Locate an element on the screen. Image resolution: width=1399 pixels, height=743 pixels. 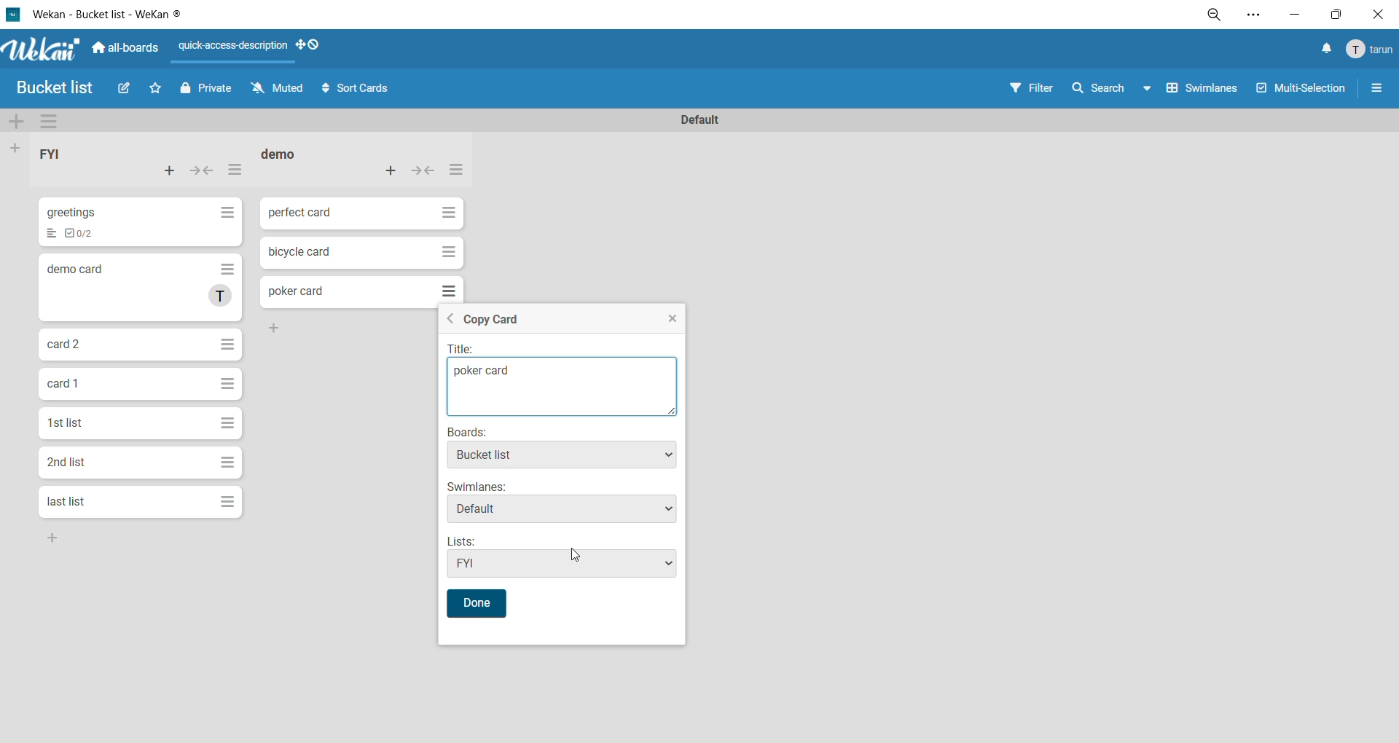
search is located at coordinates (1116, 87).